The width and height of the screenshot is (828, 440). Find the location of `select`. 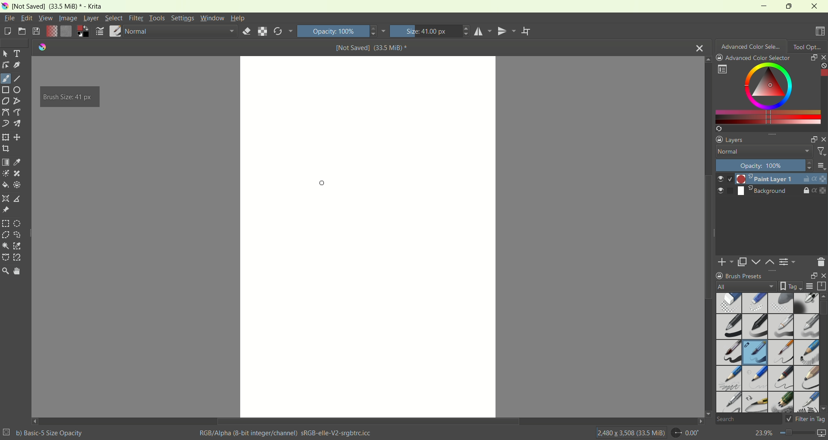

select is located at coordinates (113, 18).